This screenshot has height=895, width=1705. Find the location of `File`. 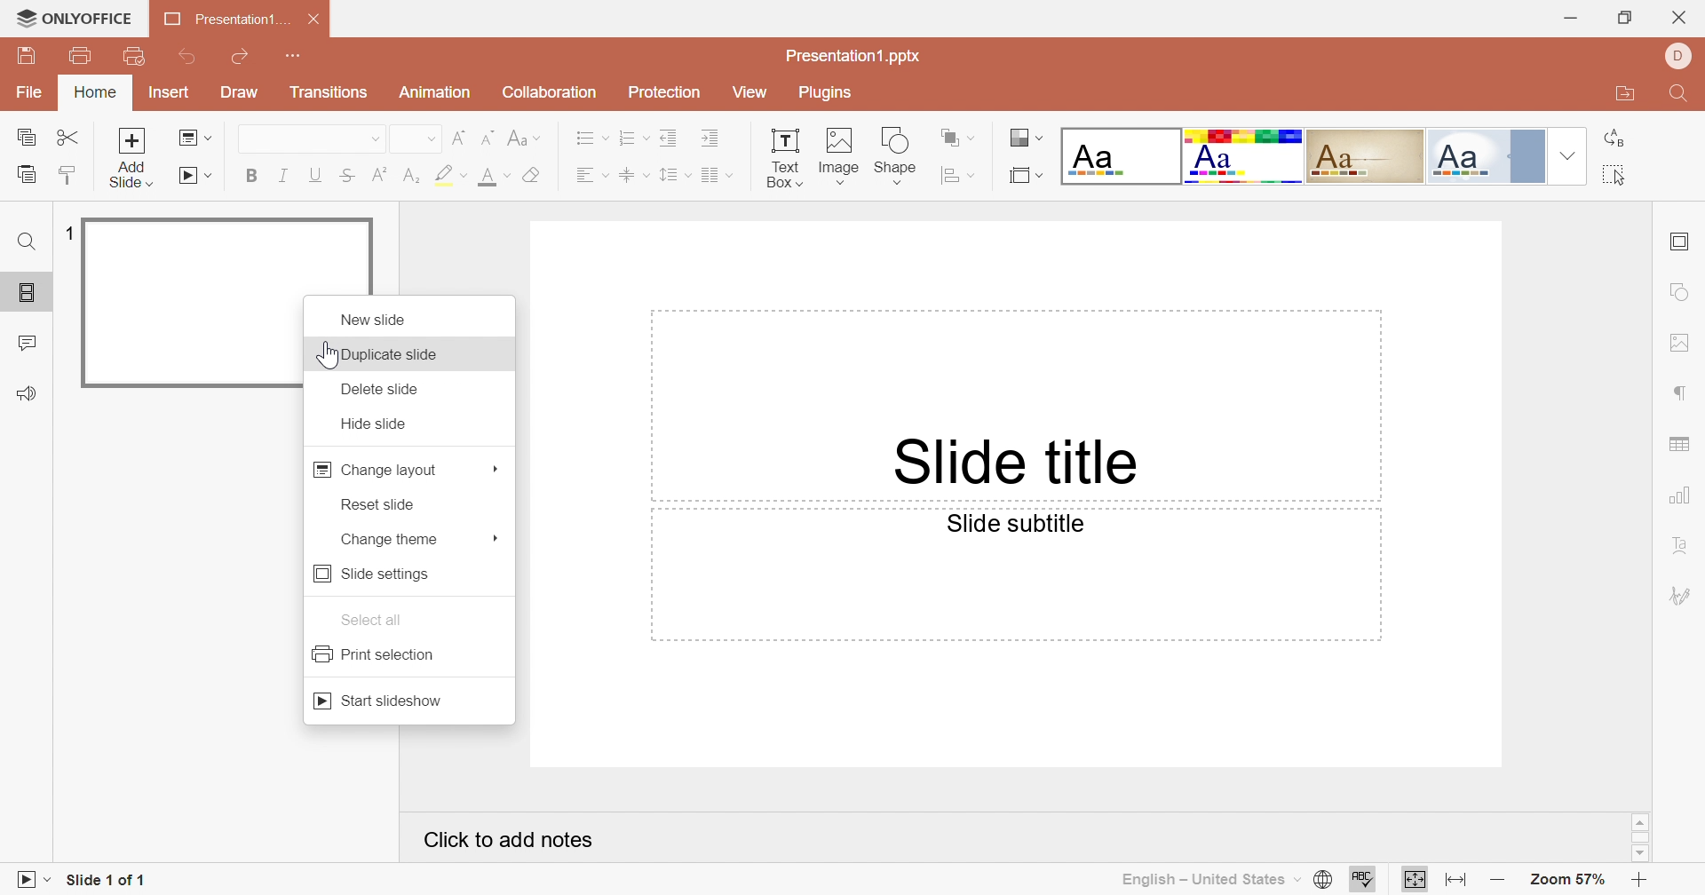

File is located at coordinates (29, 94).